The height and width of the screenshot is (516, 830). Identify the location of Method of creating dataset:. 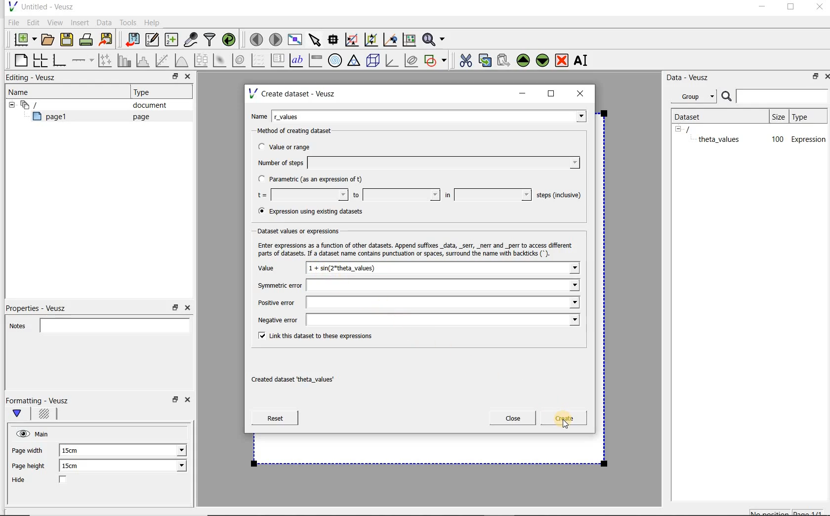
(302, 131).